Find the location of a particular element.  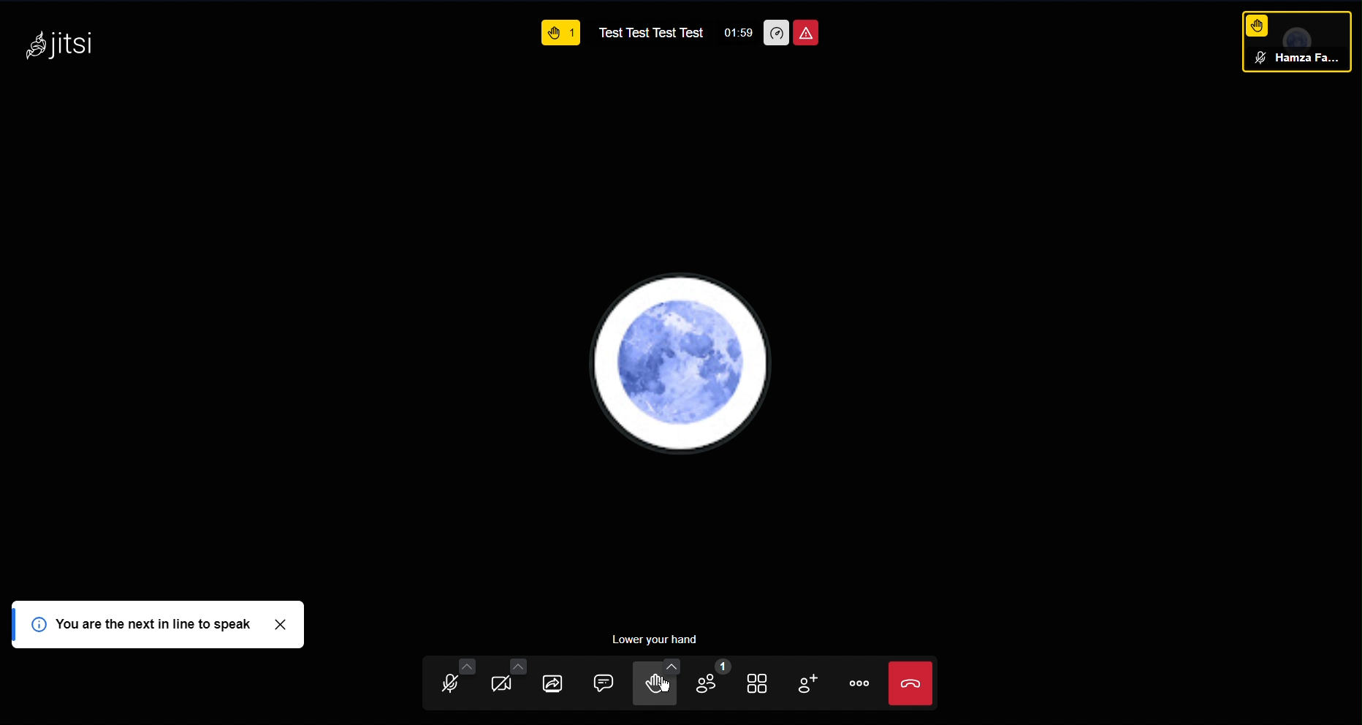

Video is located at coordinates (512, 683).